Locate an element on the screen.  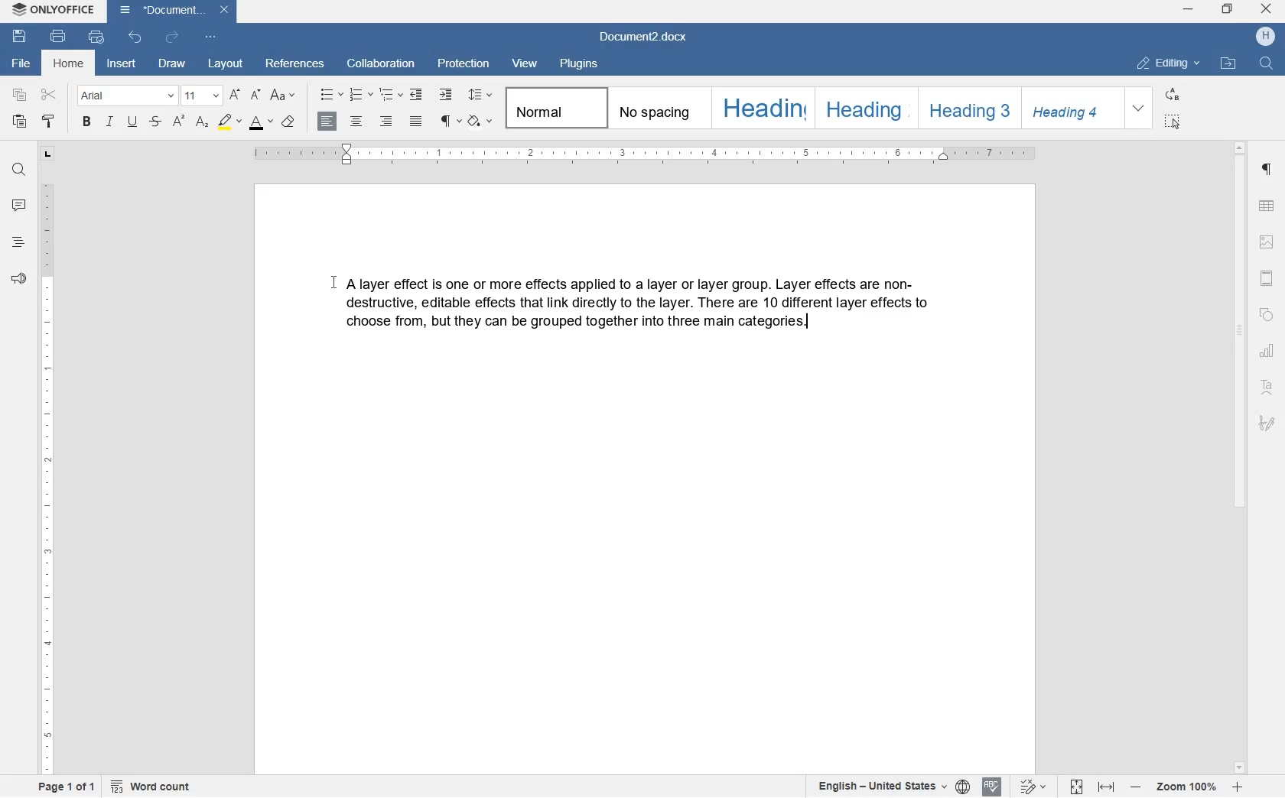
decrement font size is located at coordinates (255, 96).